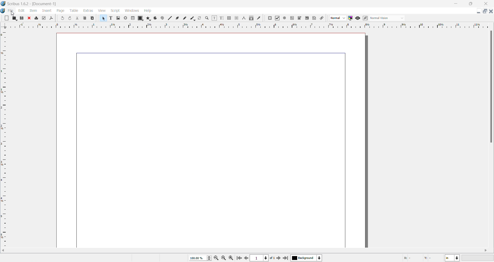 Image resolution: width=494 pixels, height=262 pixels. What do you see at coordinates (149, 11) in the screenshot?
I see `Help` at bounding box center [149, 11].